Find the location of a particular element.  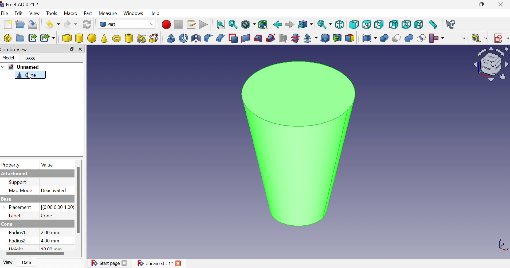

Create sketch is located at coordinates (499, 38).